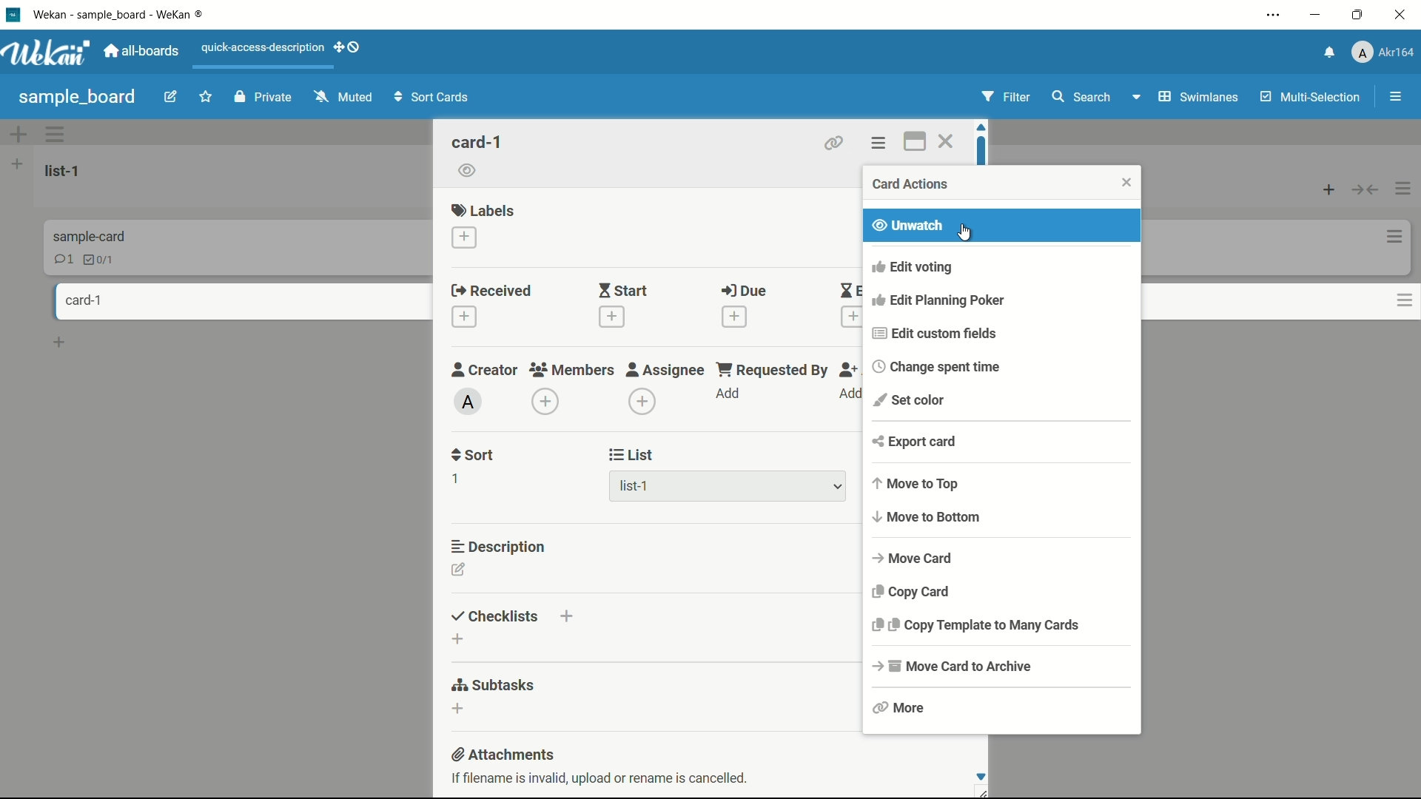 The image size is (1421, 799). I want to click on list actions, so click(1325, 184).